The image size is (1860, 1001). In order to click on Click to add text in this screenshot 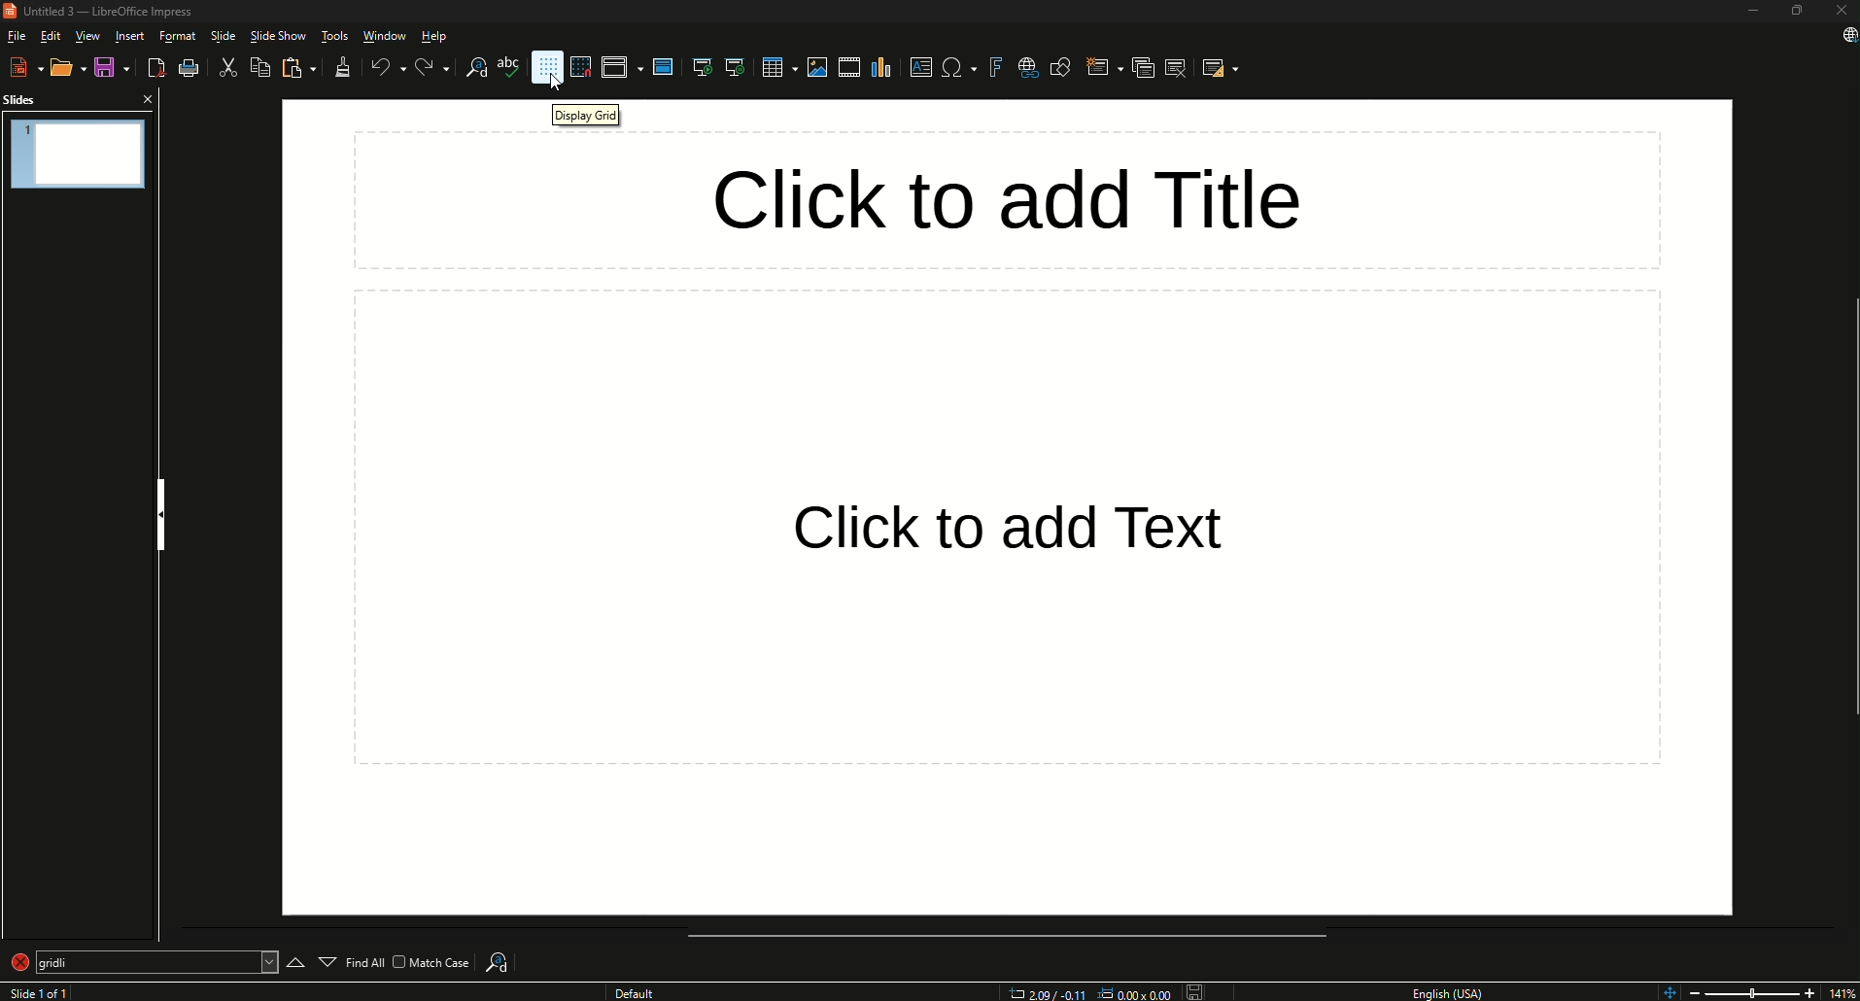, I will do `click(1009, 531)`.